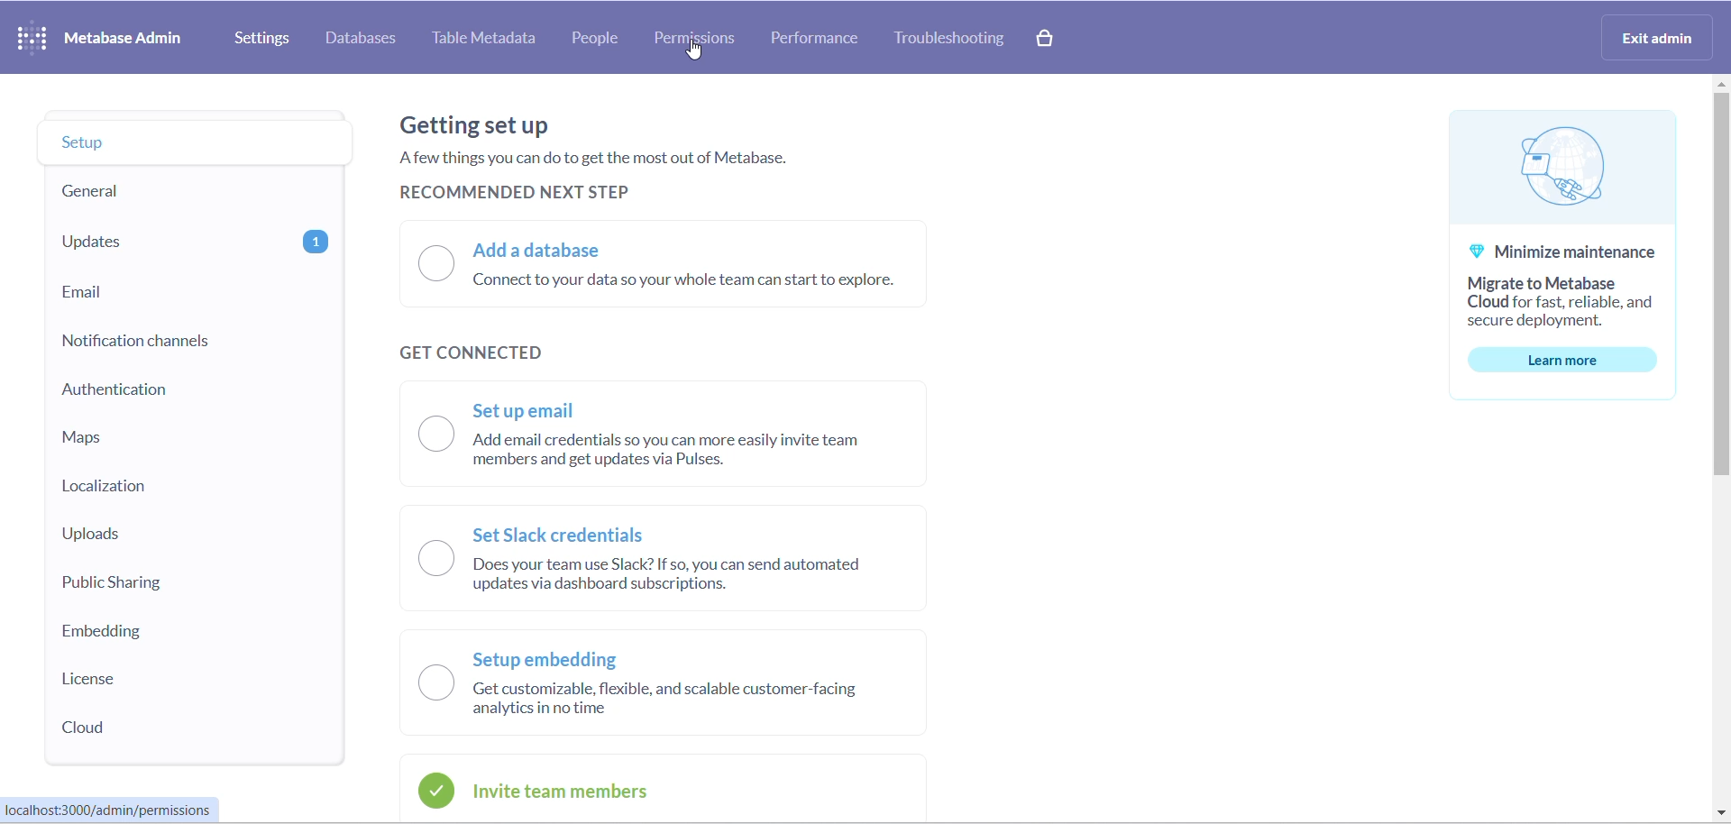 The width and height of the screenshot is (1731, 824). Describe the element at coordinates (491, 40) in the screenshot. I see `table metadata` at that location.